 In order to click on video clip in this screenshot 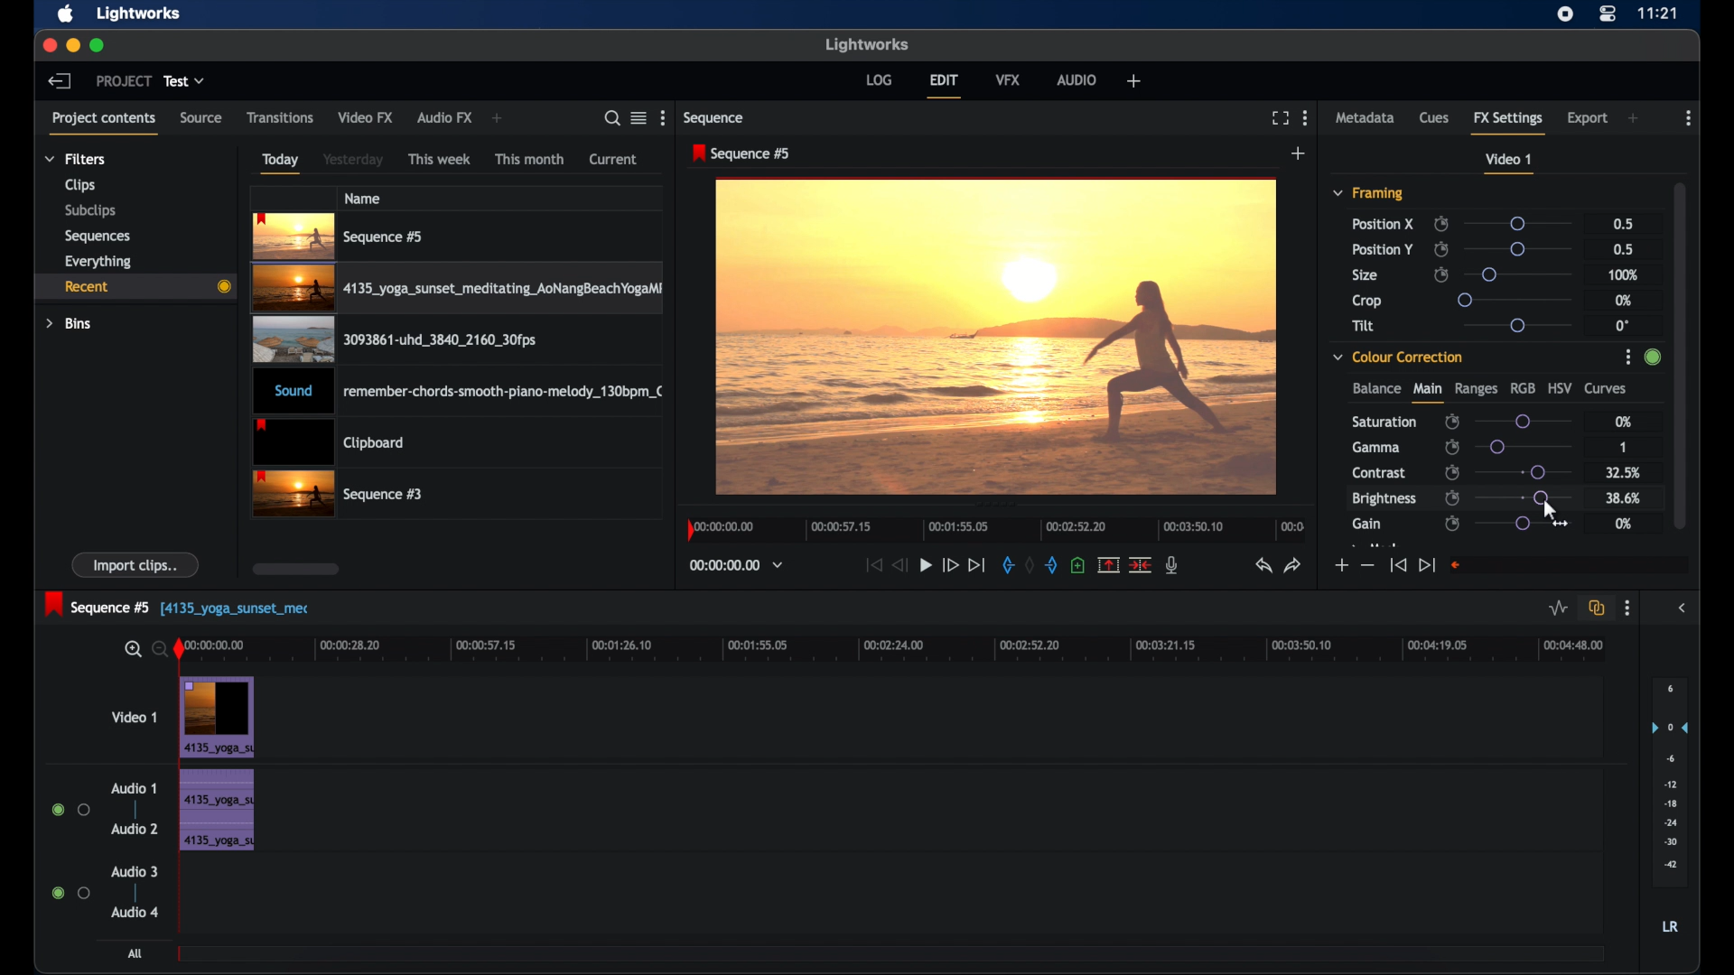, I will do `click(460, 291)`.